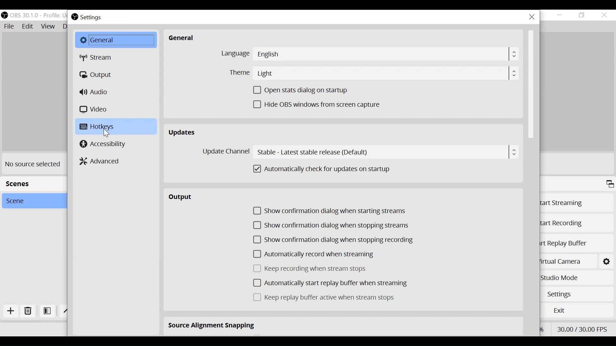 The width and height of the screenshot is (616, 346). I want to click on Start Virtual Camera, so click(567, 261).